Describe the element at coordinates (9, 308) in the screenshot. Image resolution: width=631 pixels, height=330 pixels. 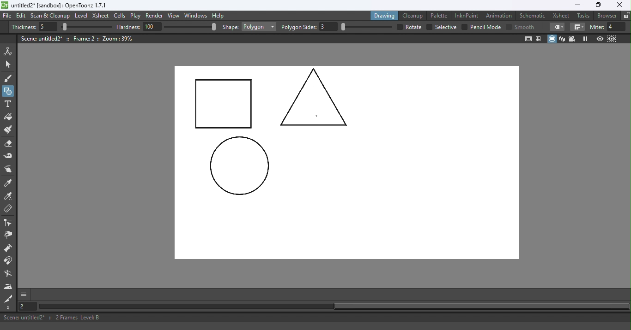
I see `More Tools` at that location.